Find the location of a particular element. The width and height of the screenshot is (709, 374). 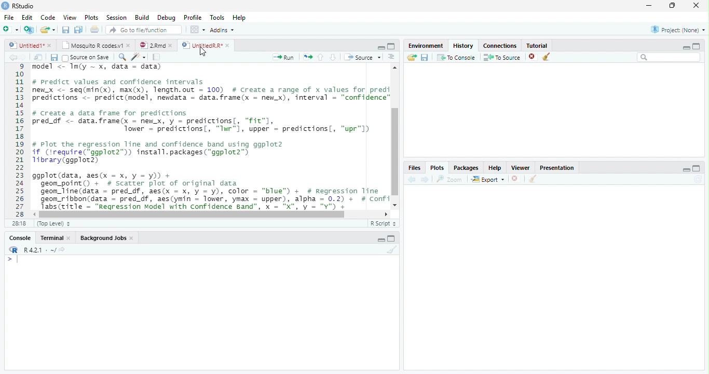

1:1 is located at coordinates (17, 225).